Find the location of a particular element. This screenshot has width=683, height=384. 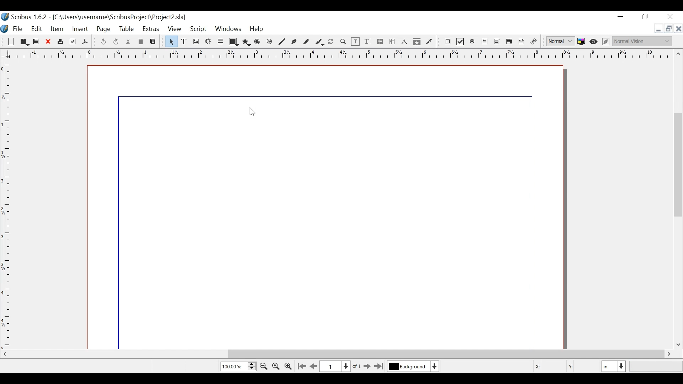

Print is located at coordinates (60, 42).